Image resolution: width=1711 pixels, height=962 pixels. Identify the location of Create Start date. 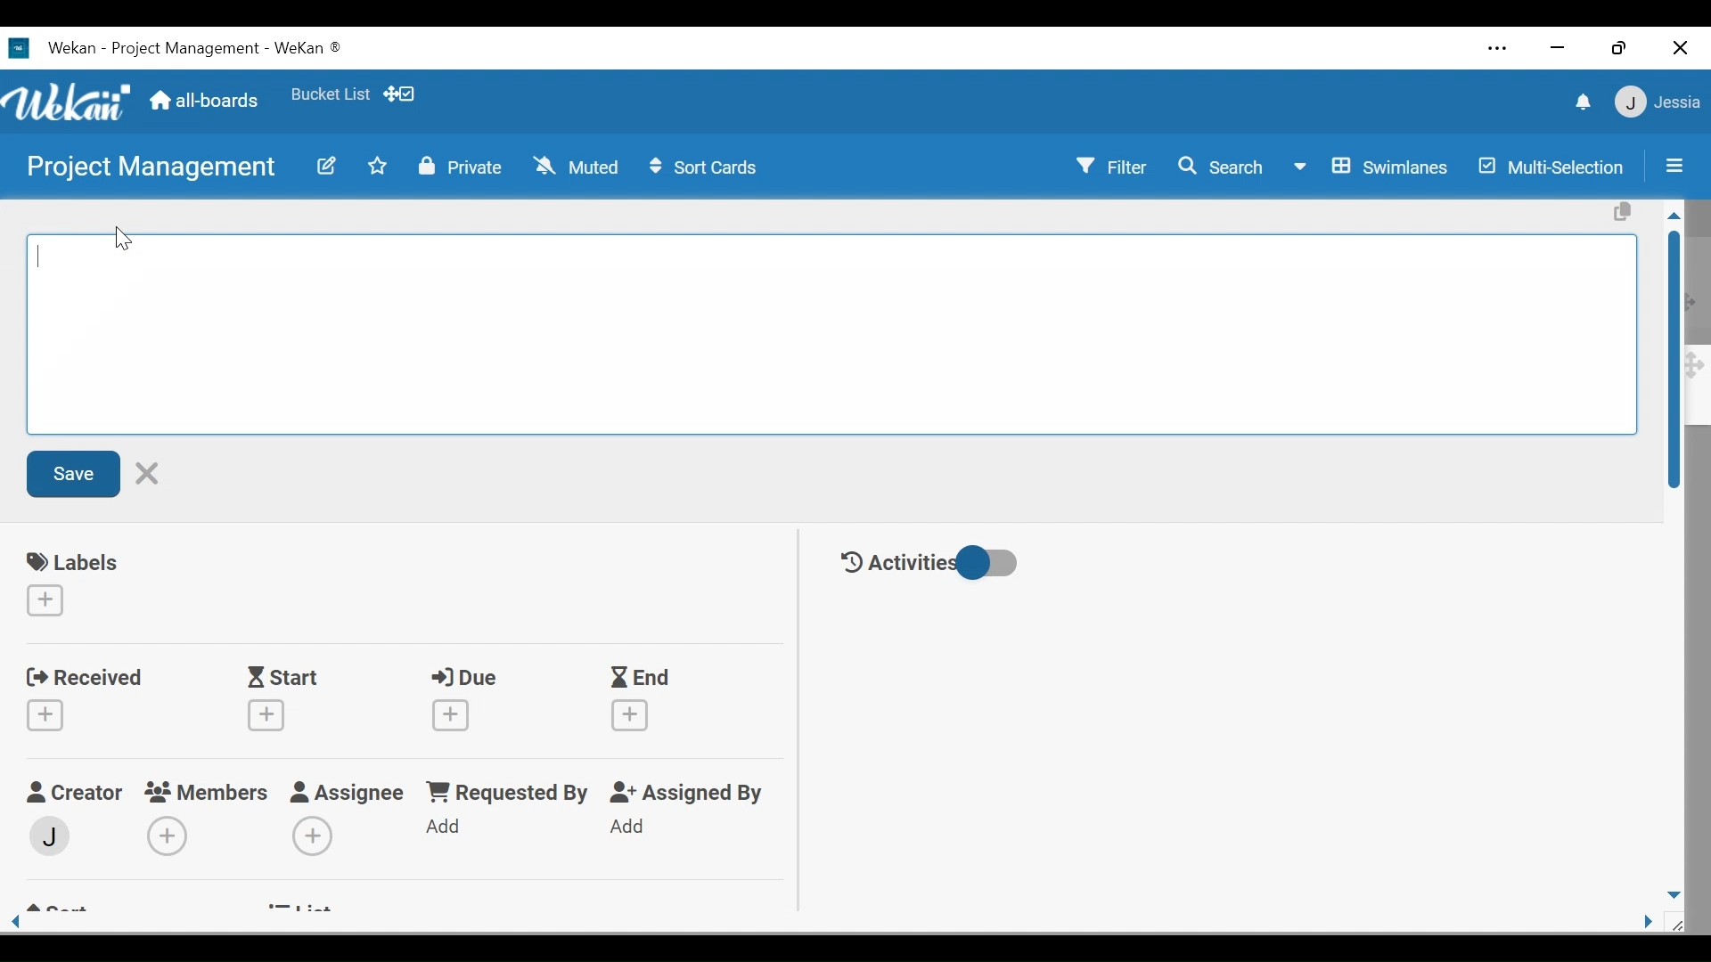
(266, 715).